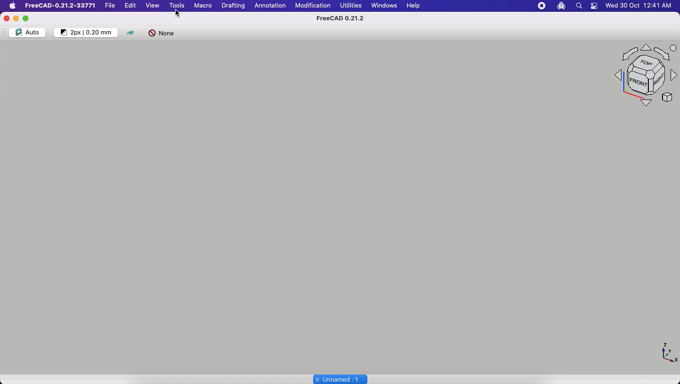 The height and width of the screenshot is (384, 680). What do you see at coordinates (561, 6) in the screenshot?
I see `Extension` at bounding box center [561, 6].